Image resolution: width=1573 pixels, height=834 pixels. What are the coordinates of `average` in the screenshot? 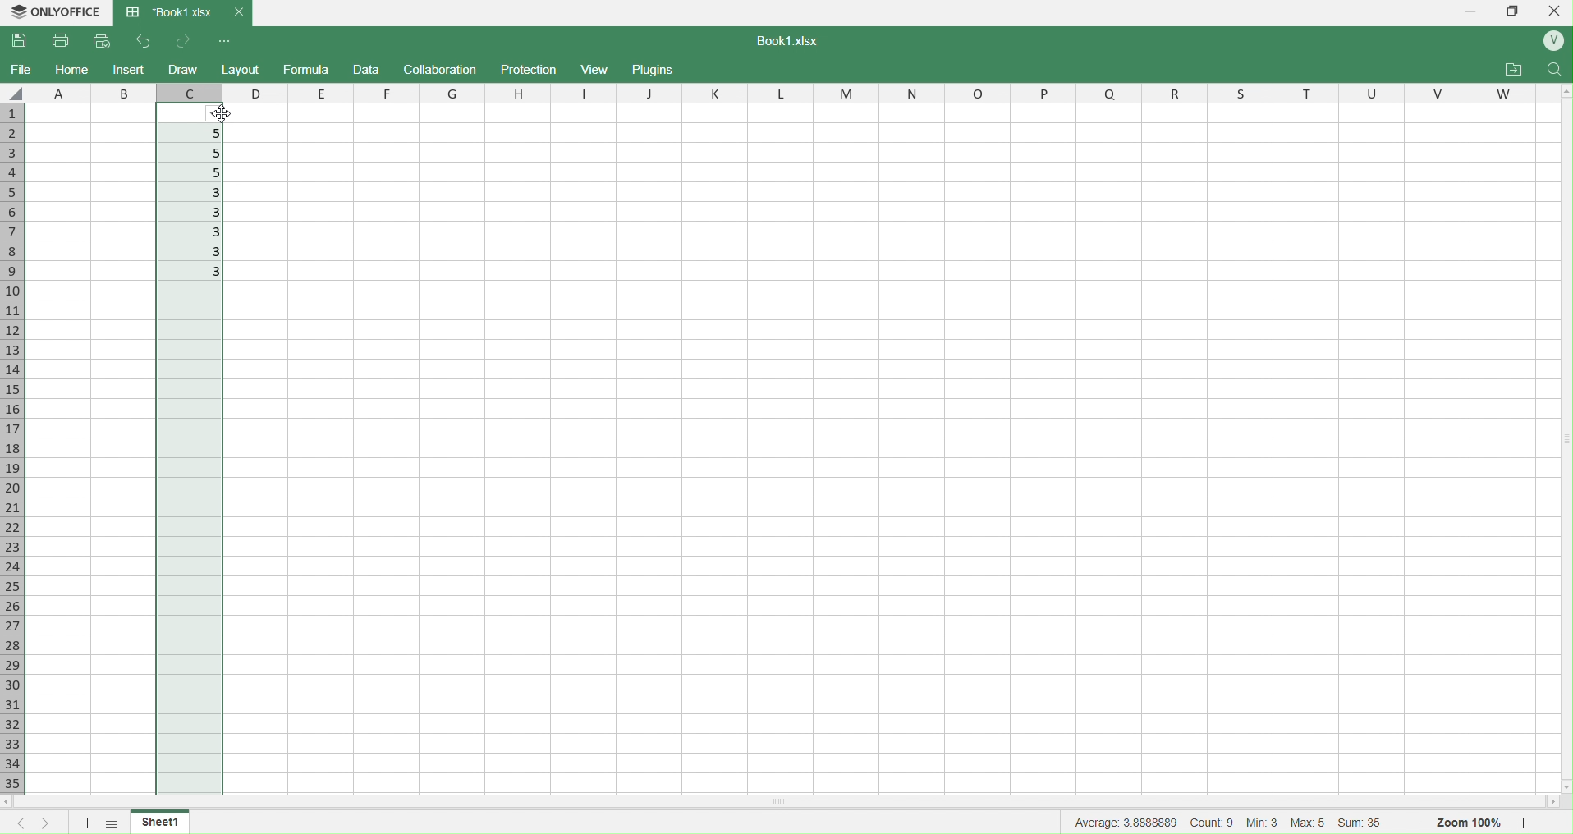 It's located at (1127, 822).